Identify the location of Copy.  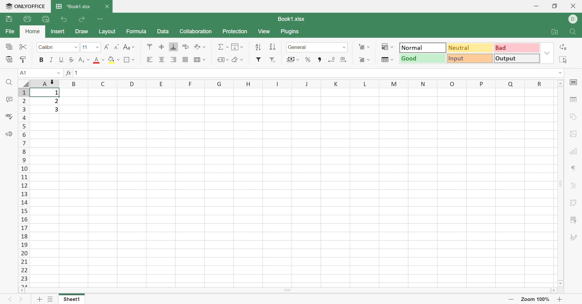
(9, 47).